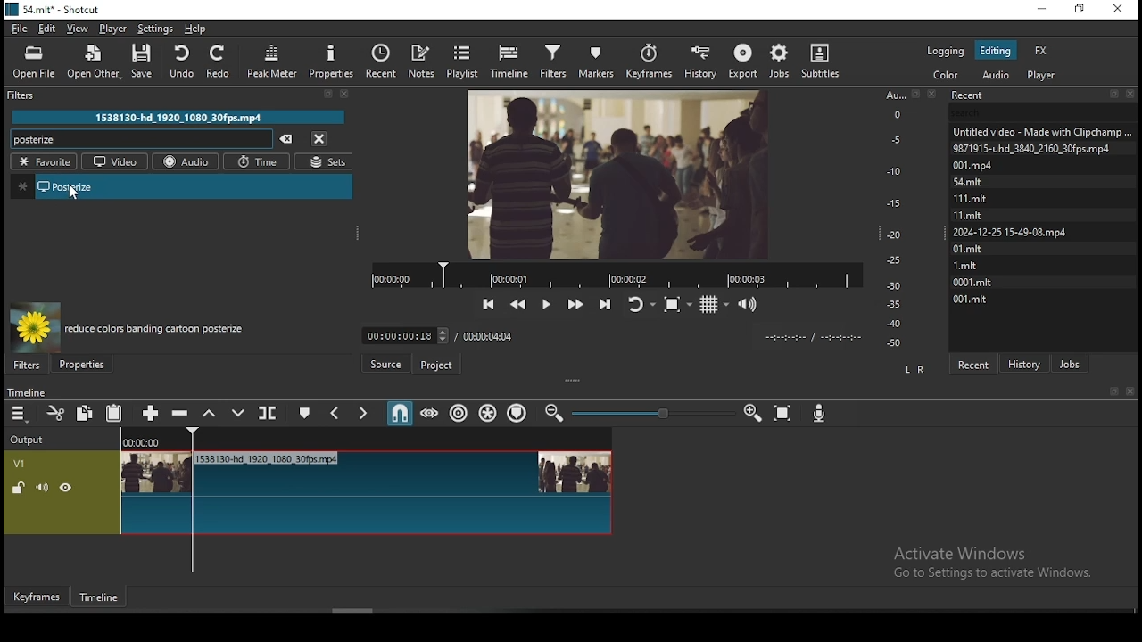 The image size is (1142, 642). I want to click on clear searches, so click(289, 139).